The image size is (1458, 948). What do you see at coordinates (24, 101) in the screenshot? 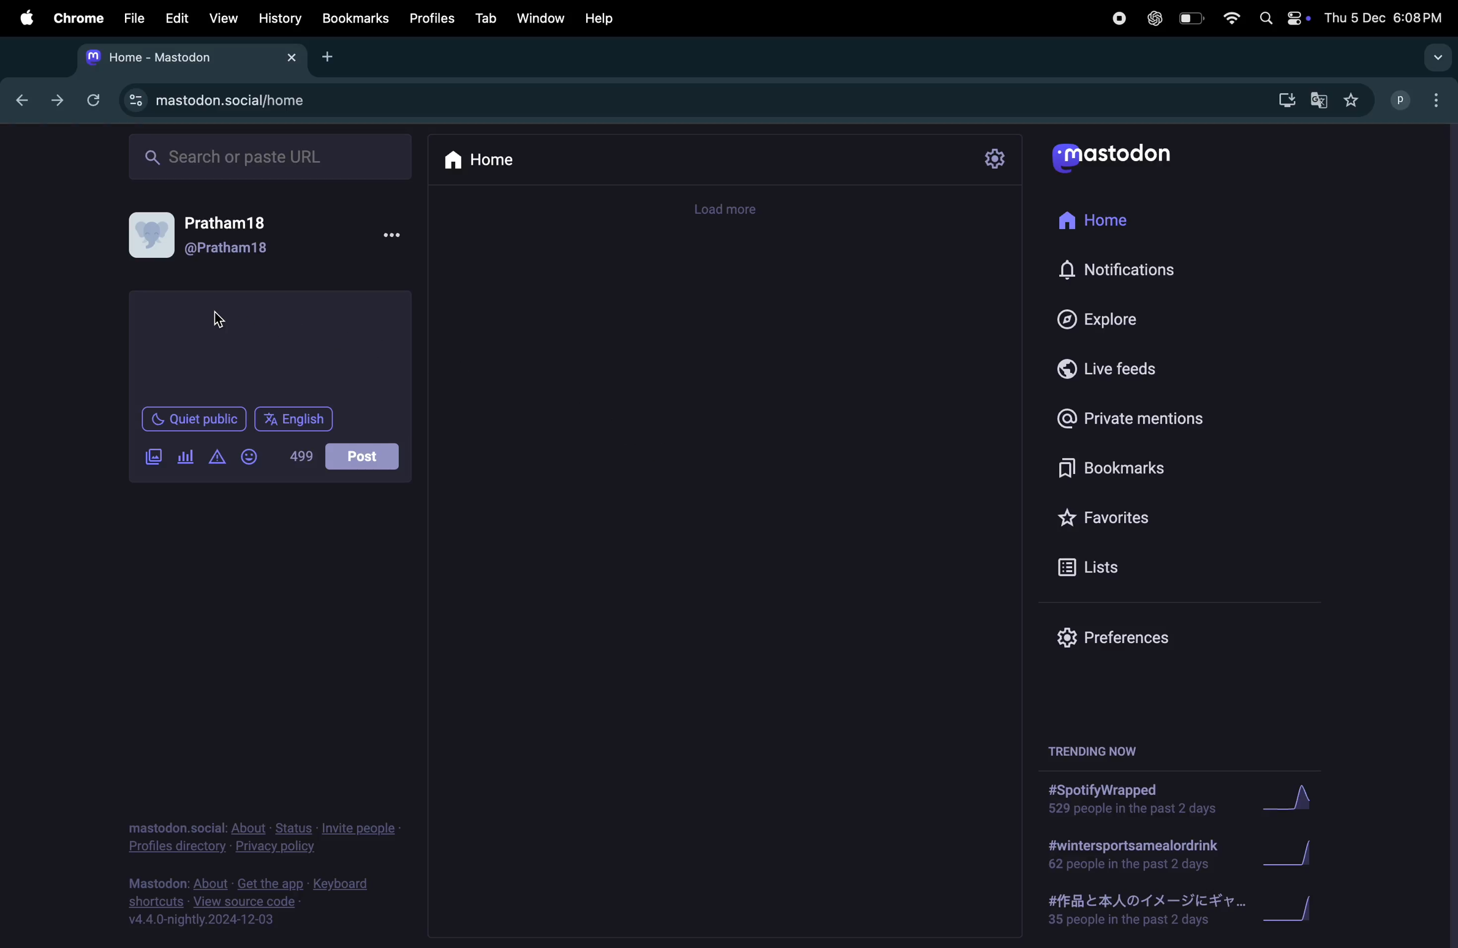
I see `backward` at bounding box center [24, 101].